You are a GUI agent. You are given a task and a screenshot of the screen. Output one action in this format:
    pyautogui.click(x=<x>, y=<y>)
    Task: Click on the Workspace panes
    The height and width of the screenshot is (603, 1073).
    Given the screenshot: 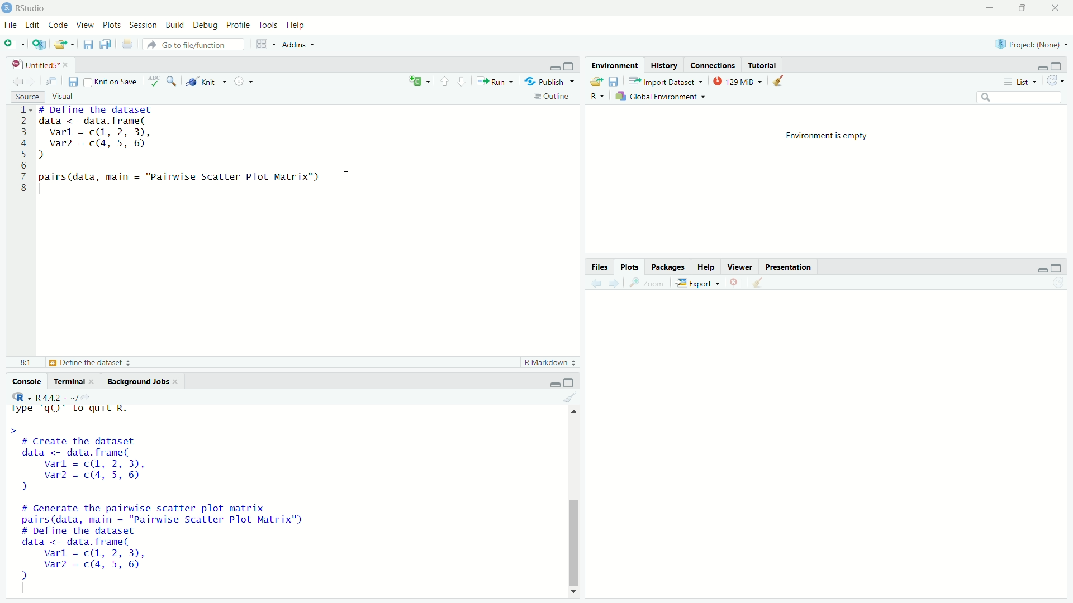 What is the action you would take?
    pyautogui.click(x=263, y=42)
    